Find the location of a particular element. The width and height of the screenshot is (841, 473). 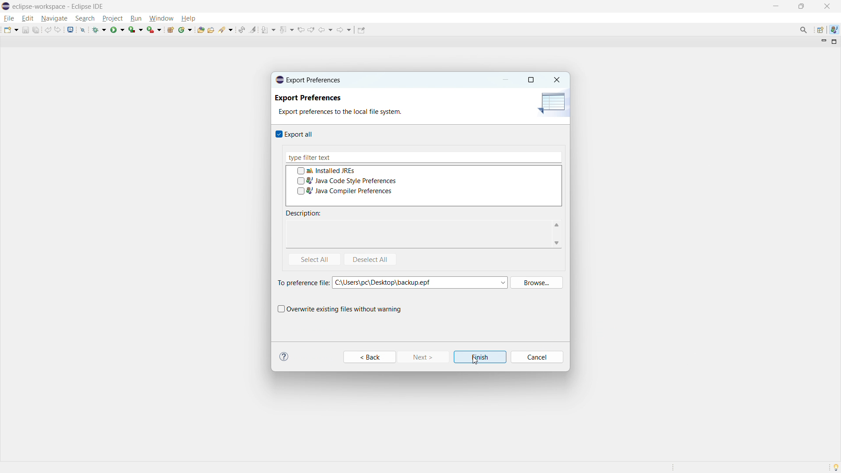

view next location is located at coordinates (311, 29).